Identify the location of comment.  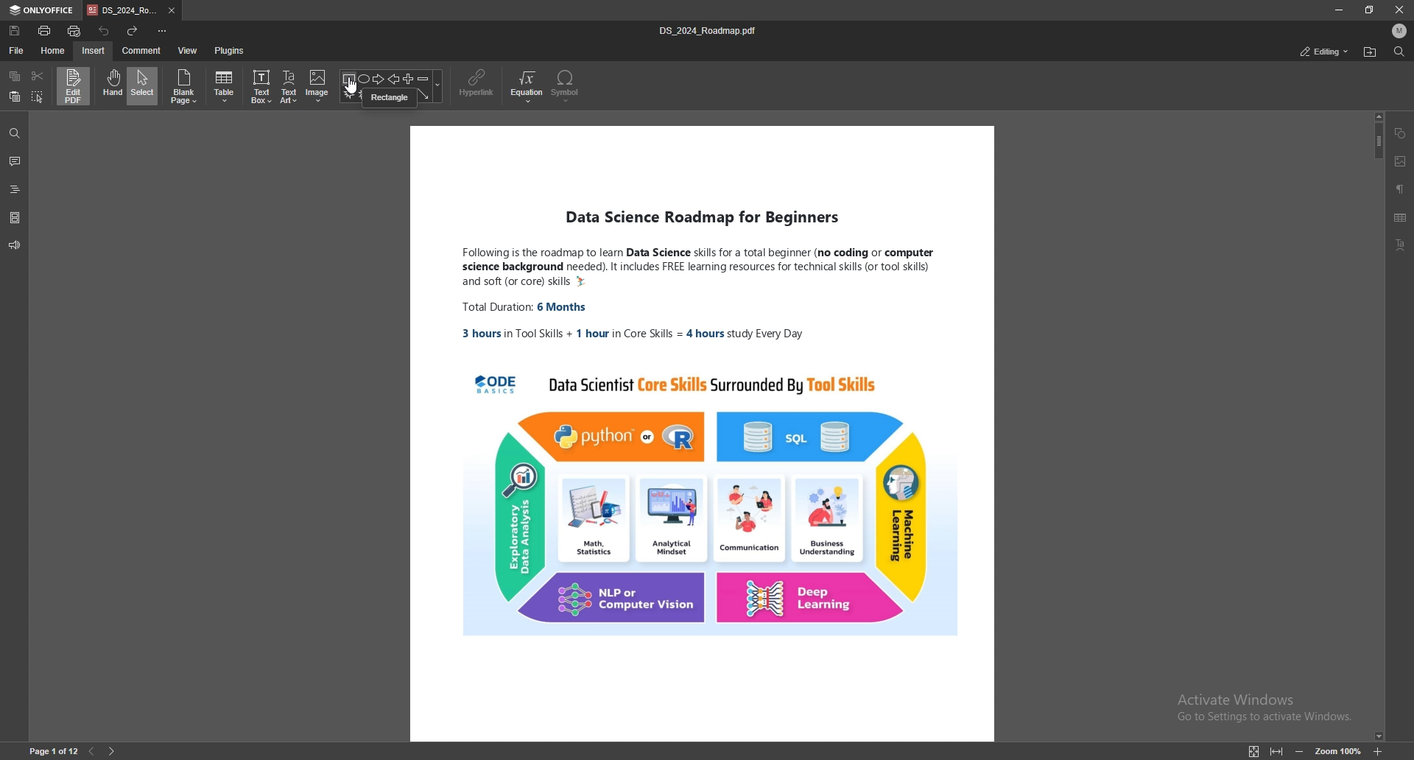
(143, 51).